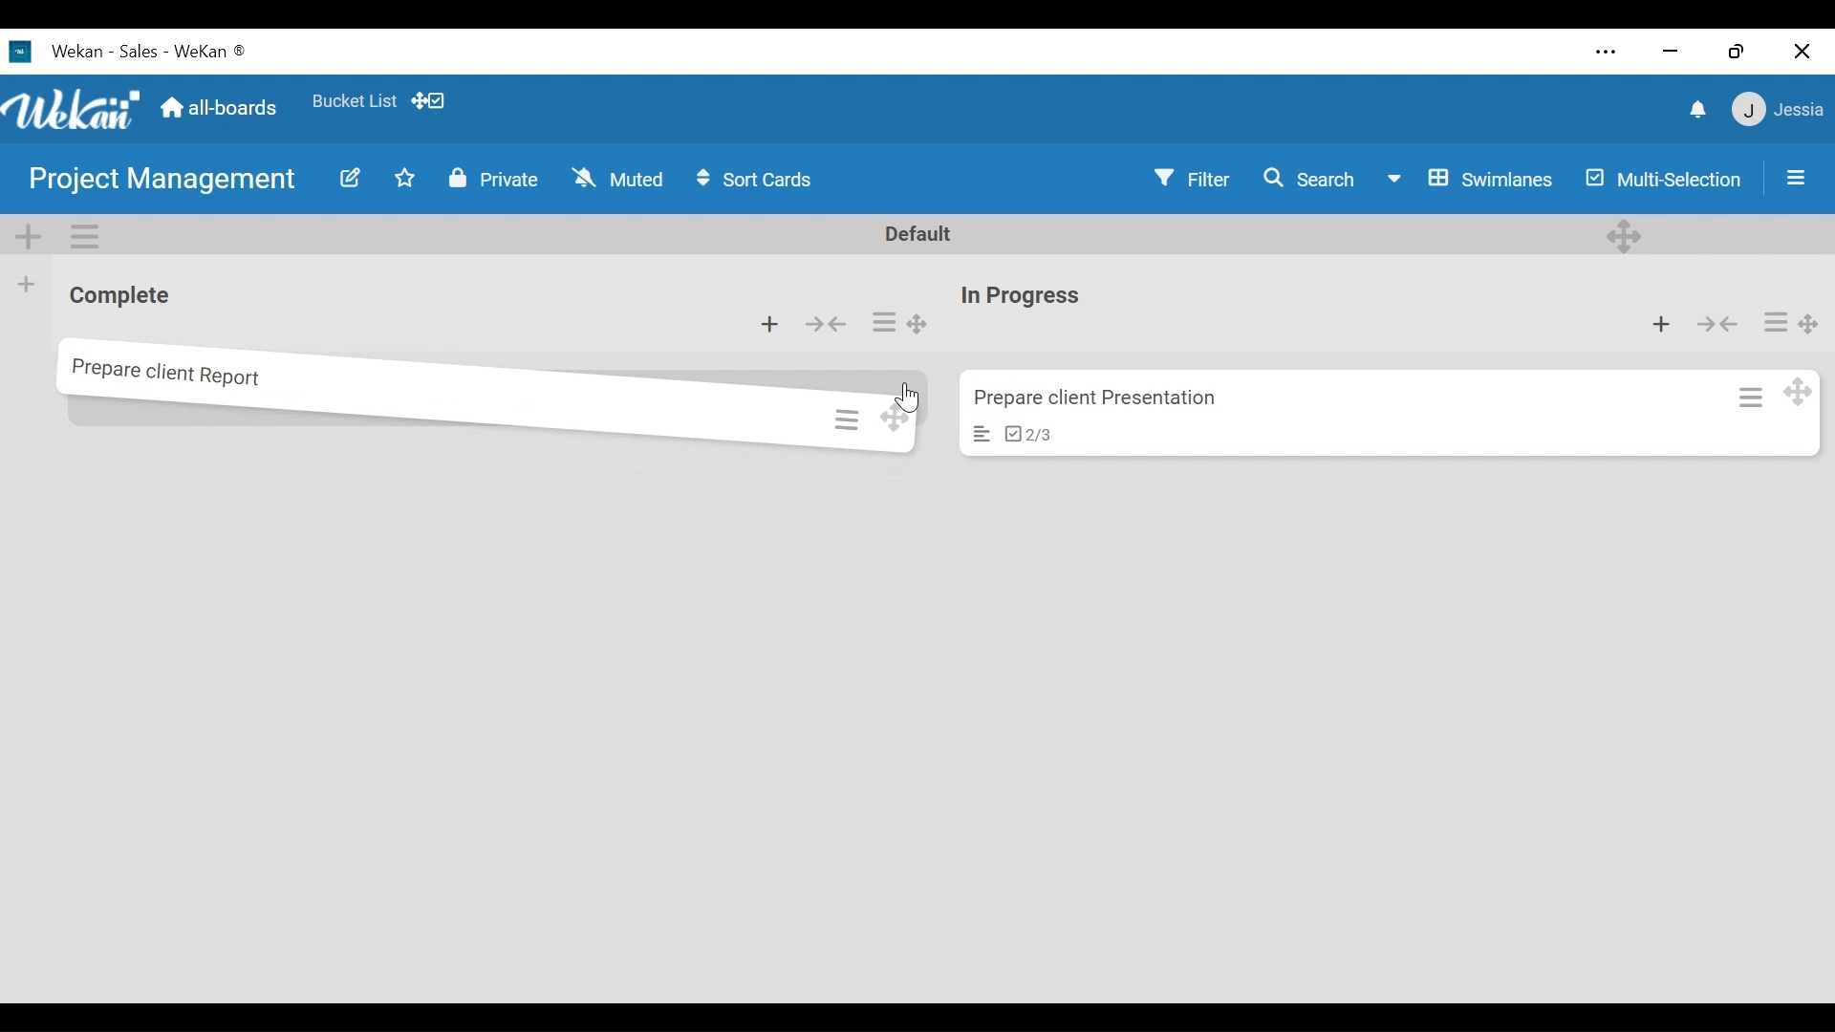 The height and width of the screenshot is (1032, 1835). Describe the element at coordinates (1194, 181) in the screenshot. I see `Filter ` at that location.